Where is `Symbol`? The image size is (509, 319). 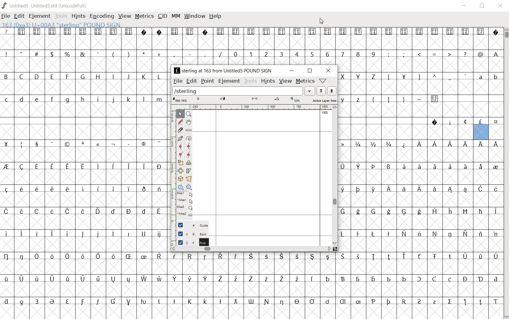
Symbol is located at coordinates (420, 279).